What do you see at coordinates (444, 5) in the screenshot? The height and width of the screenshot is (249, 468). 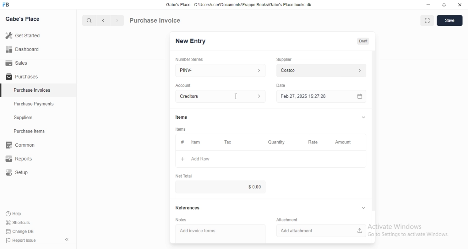 I see `Change dimension` at bounding box center [444, 5].